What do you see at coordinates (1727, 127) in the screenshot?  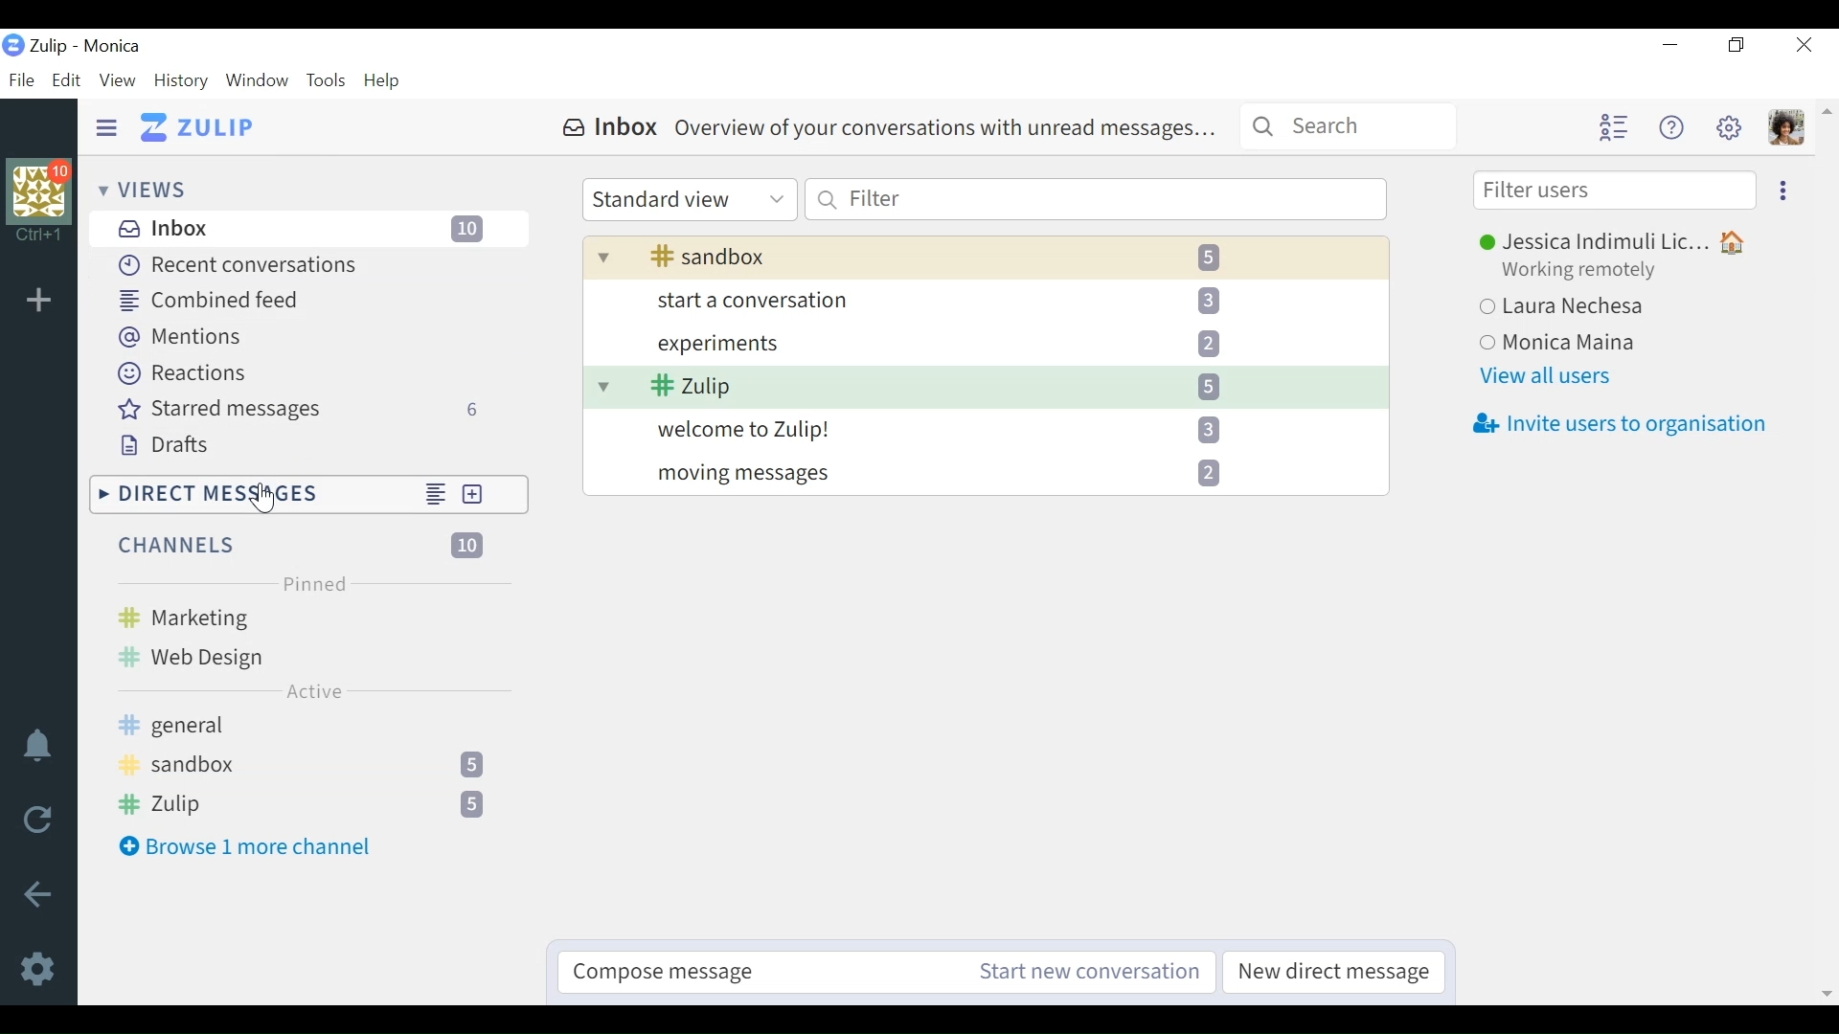 I see `Main menu` at bounding box center [1727, 127].